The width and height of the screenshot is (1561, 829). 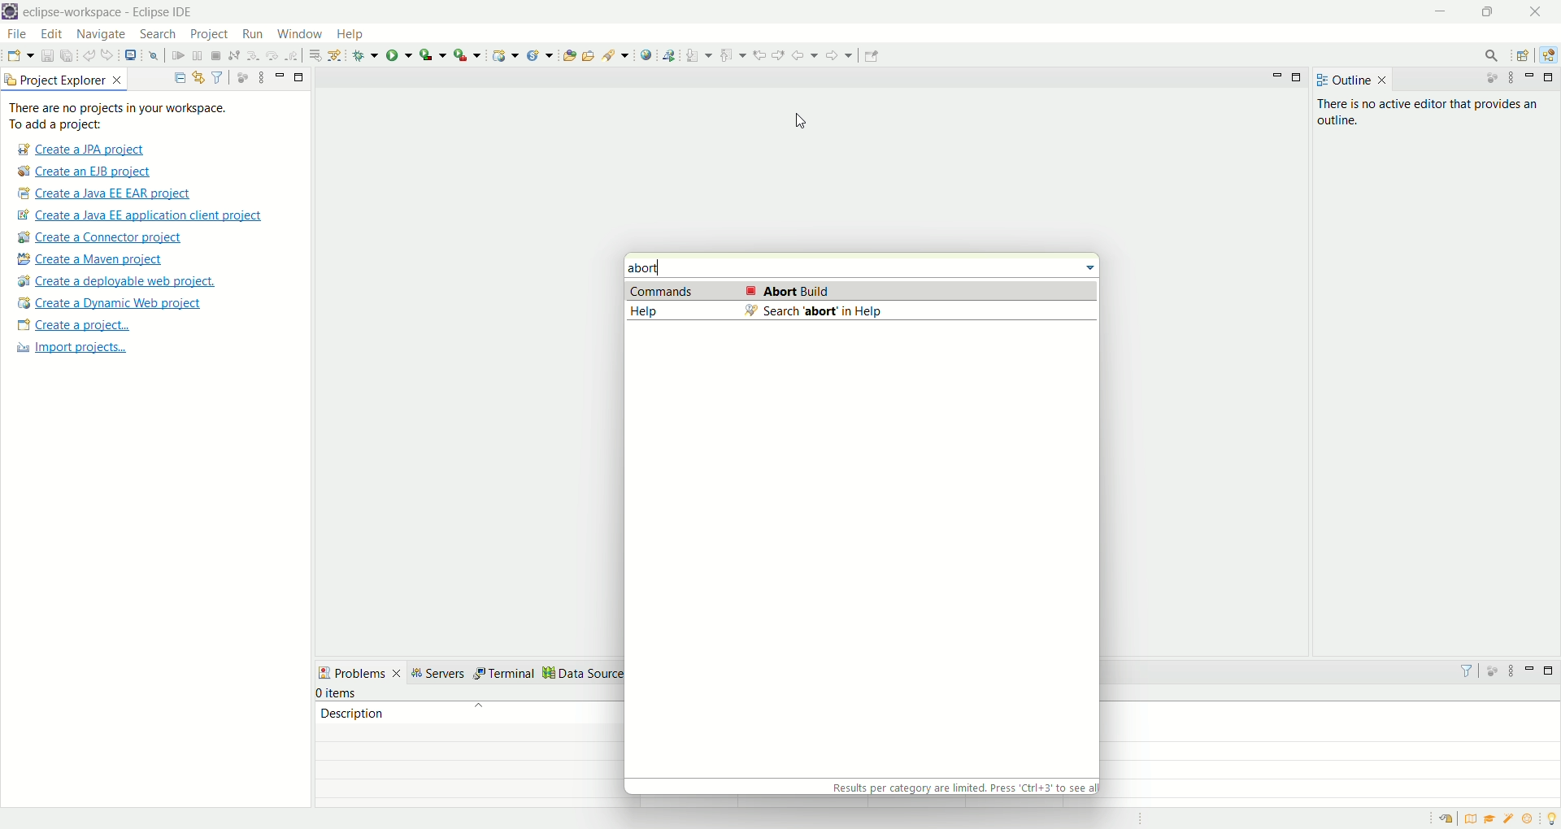 What do you see at coordinates (646, 54) in the screenshot?
I see `open web browser` at bounding box center [646, 54].